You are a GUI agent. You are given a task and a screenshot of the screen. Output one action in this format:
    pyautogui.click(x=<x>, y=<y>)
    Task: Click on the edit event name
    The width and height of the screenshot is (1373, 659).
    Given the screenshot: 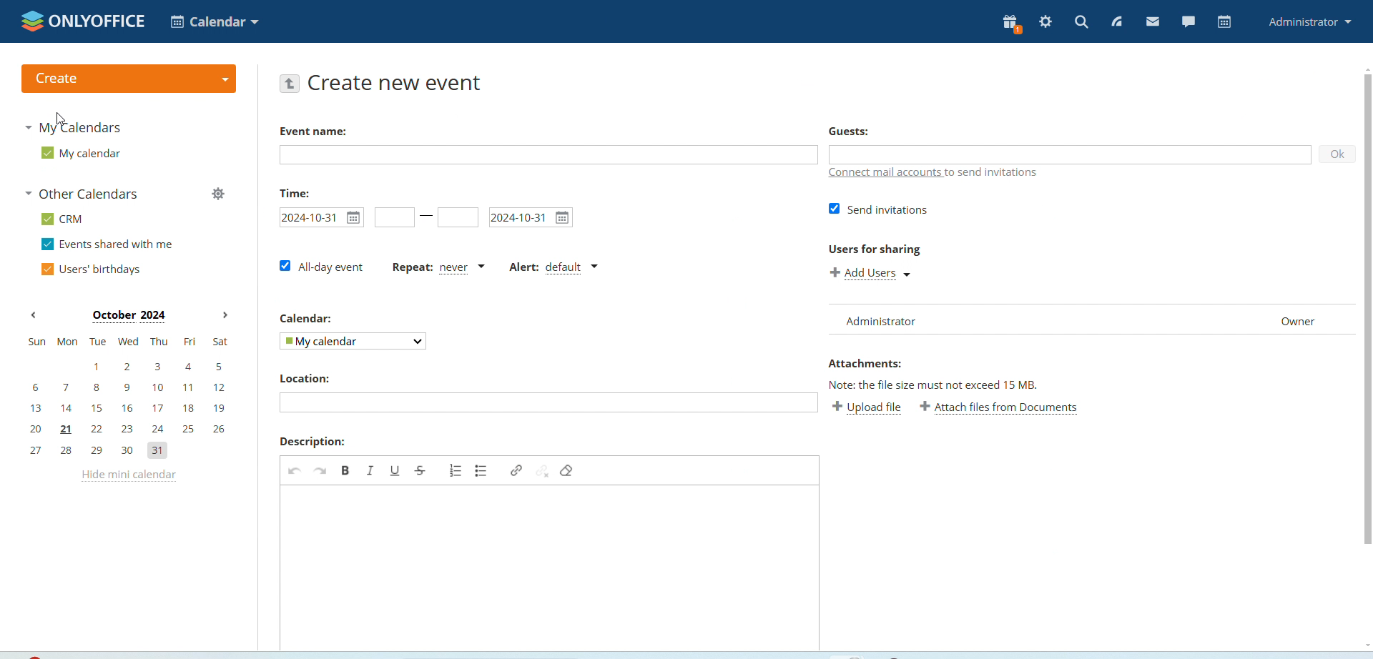 What is the action you would take?
    pyautogui.click(x=548, y=155)
    